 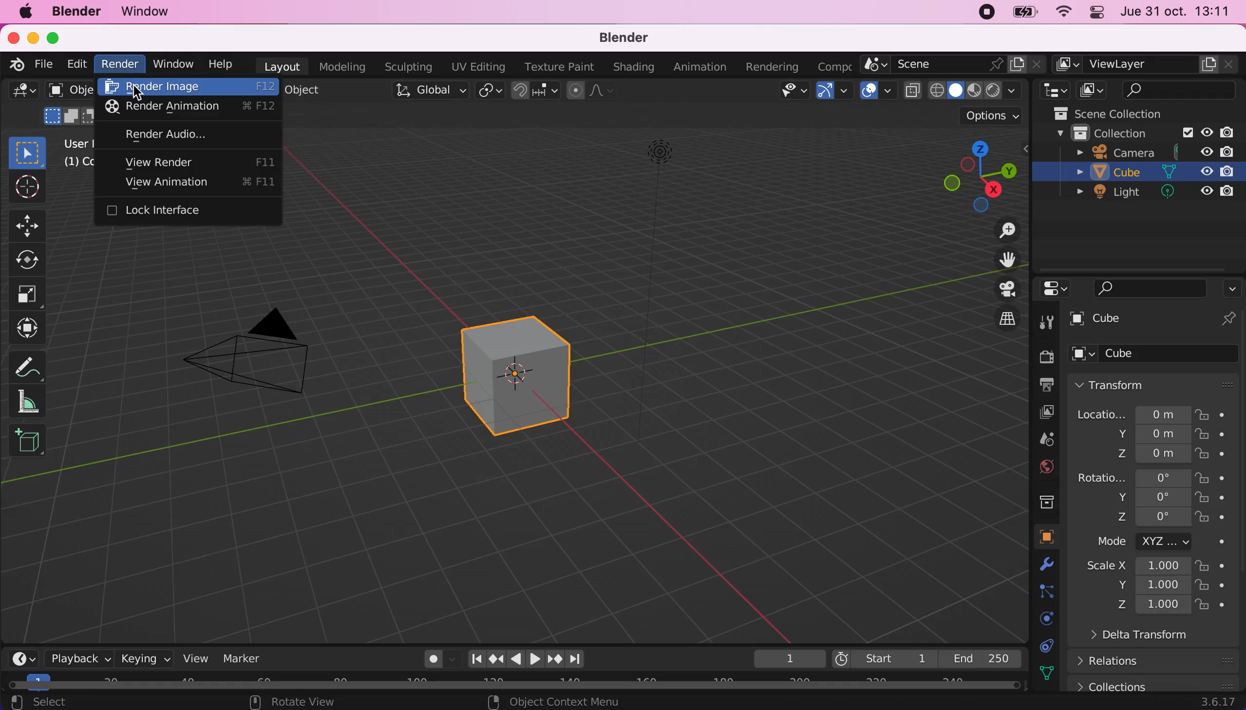 What do you see at coordinates (984, 13) in the screenshot?
I see `recording stopped` at bounding box center [984, 13].